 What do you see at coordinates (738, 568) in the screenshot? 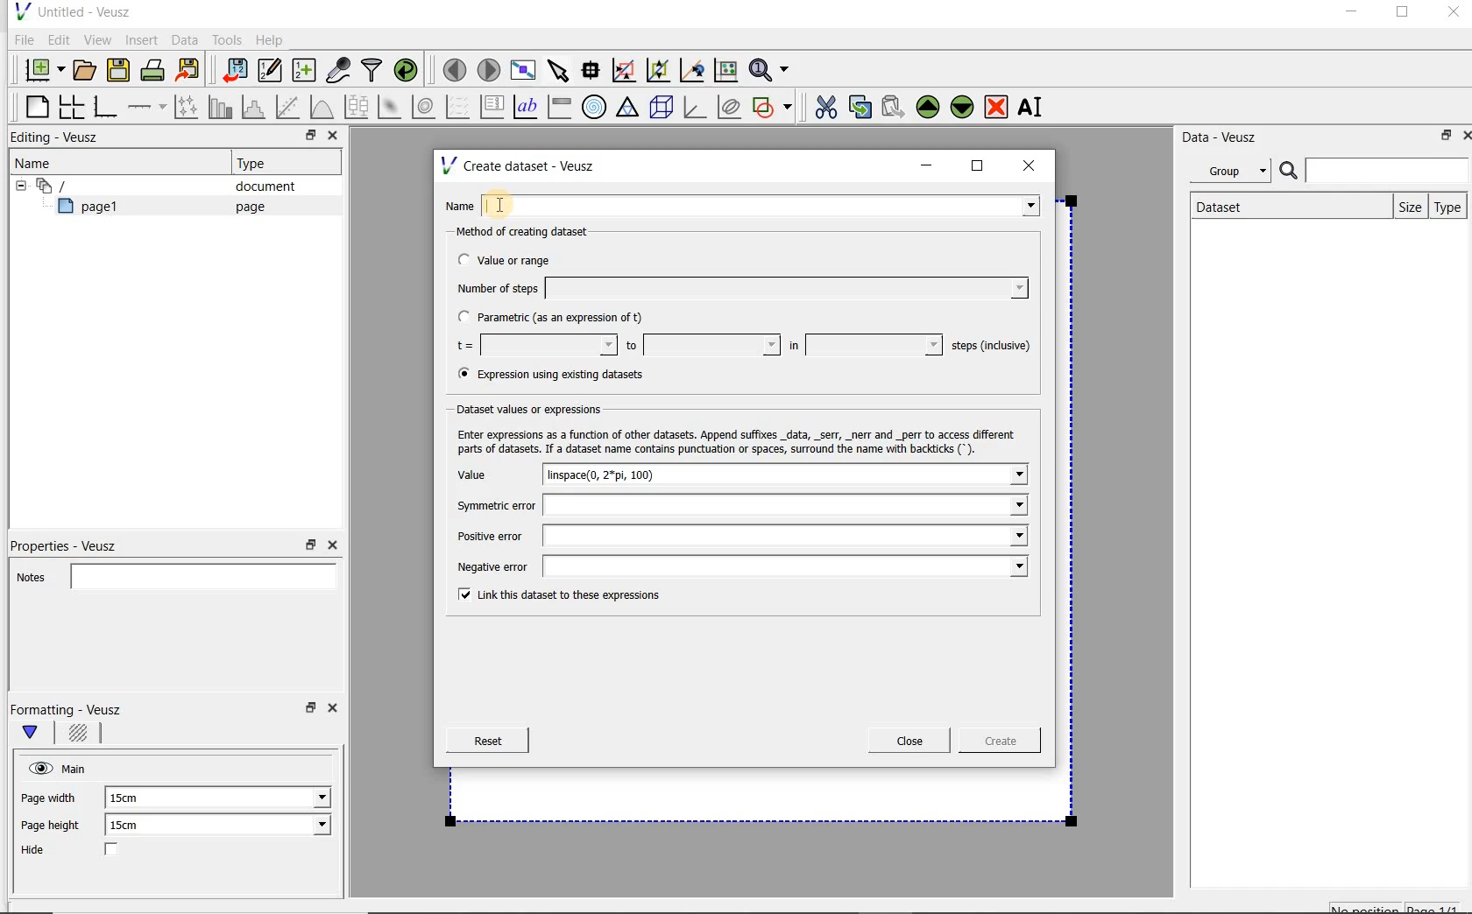
I see `Negative error ` at bounding box center [738, 568].